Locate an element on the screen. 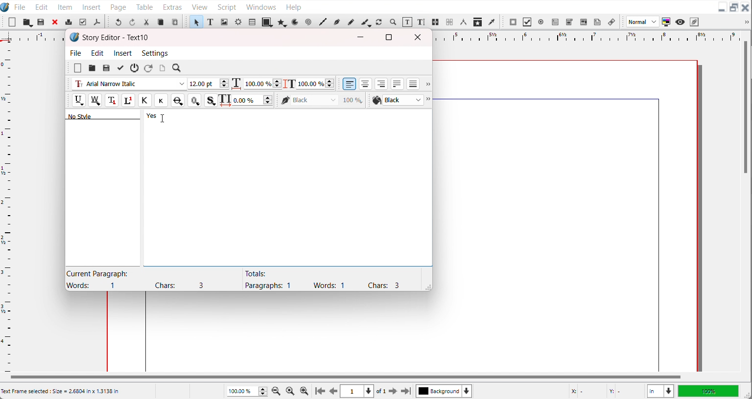 This screenshot has height=399, width=752. Open is located at coordinates (42, 22).